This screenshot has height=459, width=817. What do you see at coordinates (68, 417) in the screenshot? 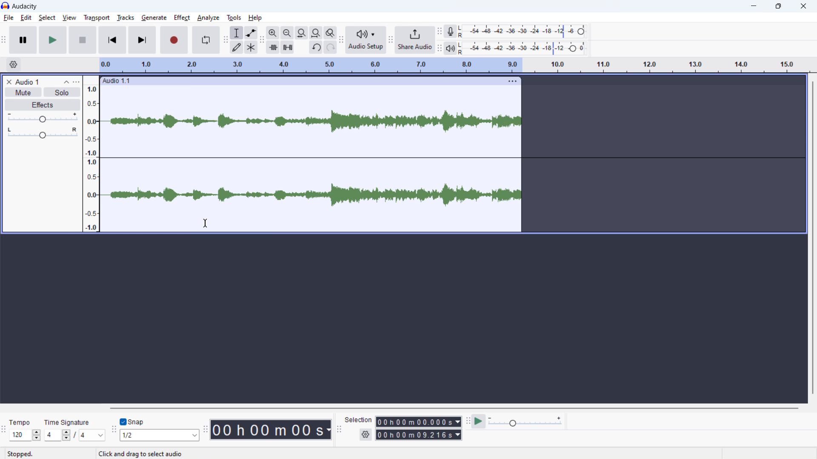
I see `Time signature` at bounding box center [68, 417].